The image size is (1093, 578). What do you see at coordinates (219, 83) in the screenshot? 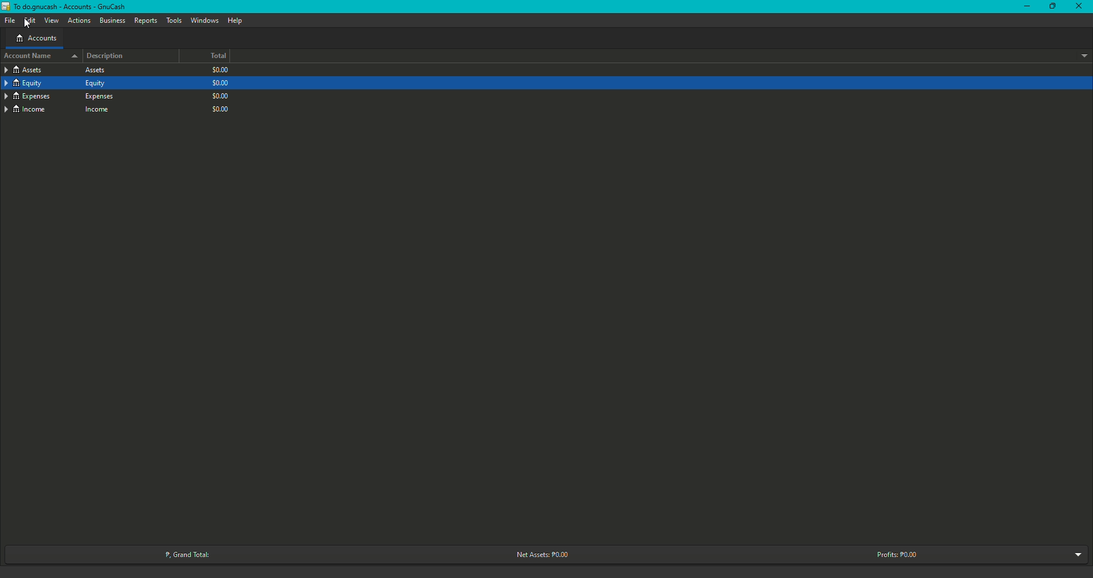
I see `$0` at bounding box center [219, 83].